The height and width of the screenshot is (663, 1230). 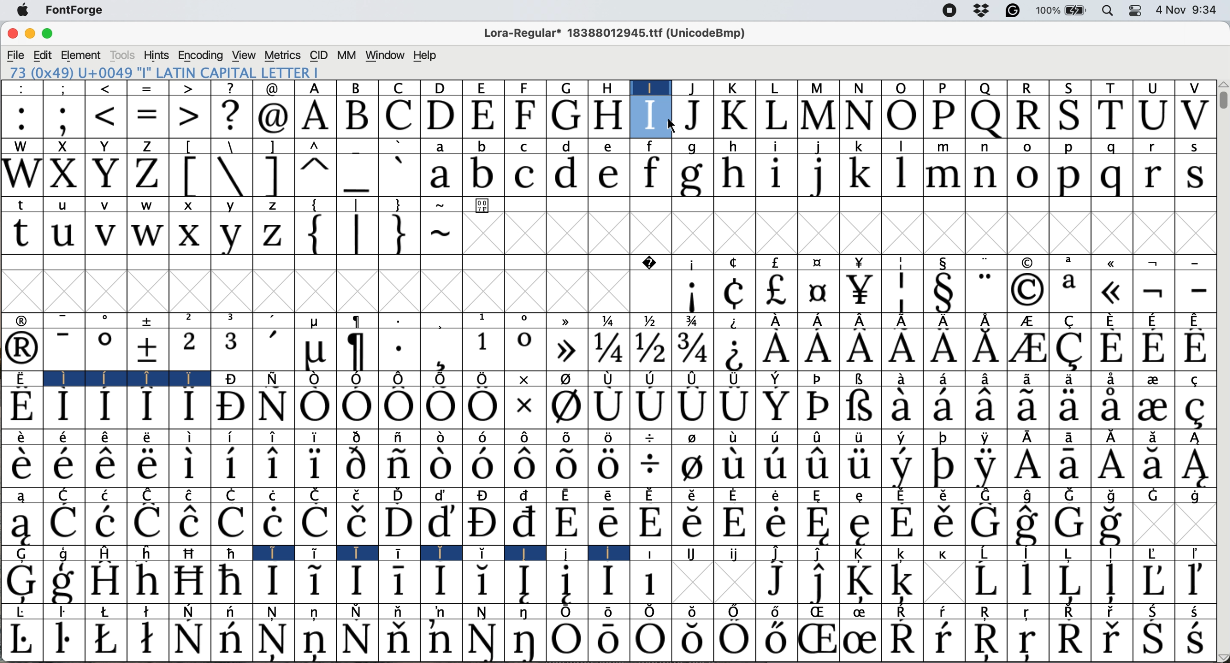 I want to click on Symbol, so click(x=1196, y=640).